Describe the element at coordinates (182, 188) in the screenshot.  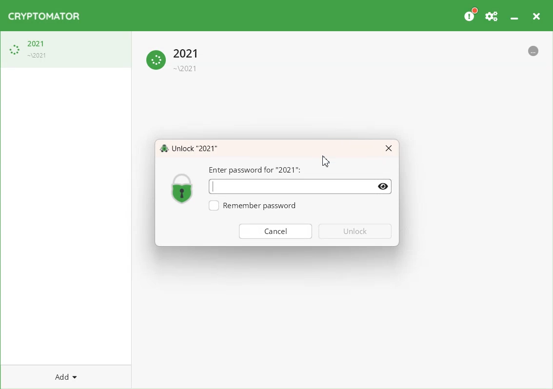
I see `Logo` at that location.